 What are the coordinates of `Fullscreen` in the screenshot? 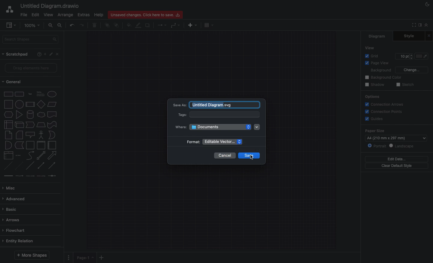 It's located at (413, 26).